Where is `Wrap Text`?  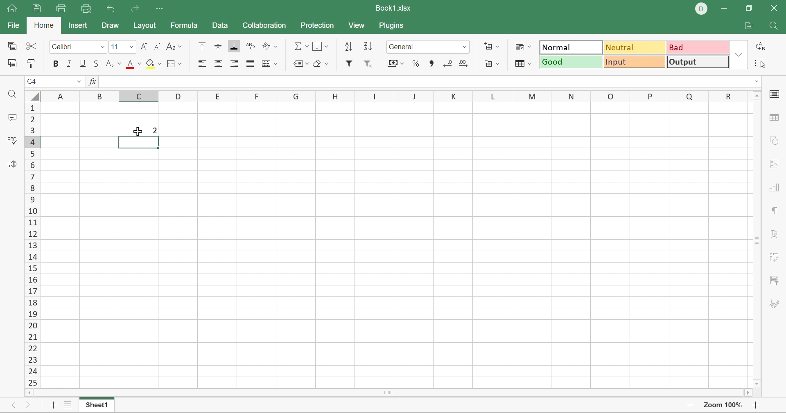 Wrap Text is located at coordinates (250, 47).